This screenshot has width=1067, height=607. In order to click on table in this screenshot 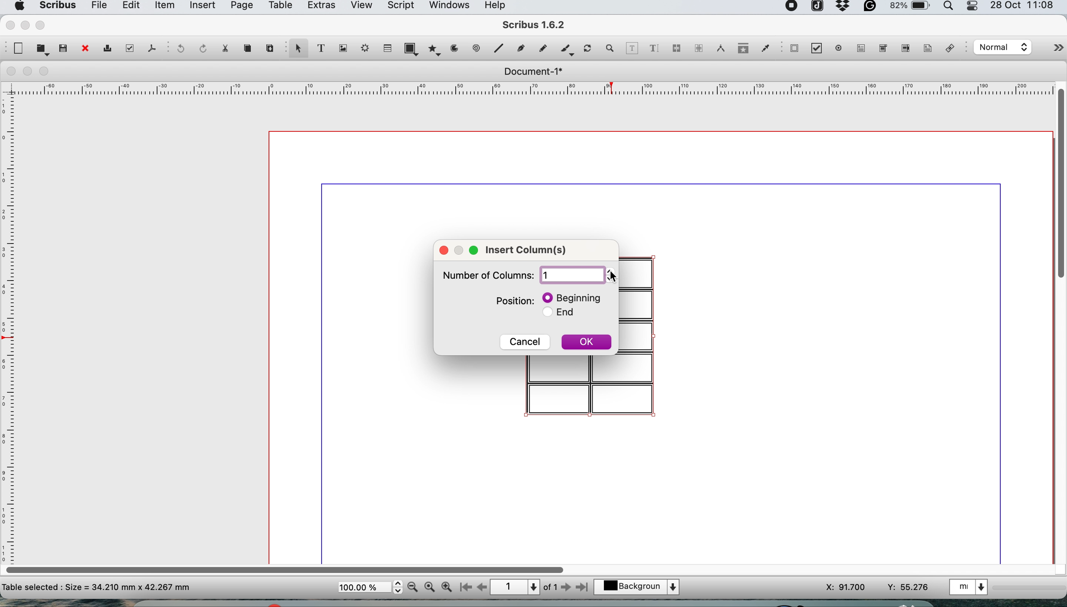, I will do `click(386, 48)`.